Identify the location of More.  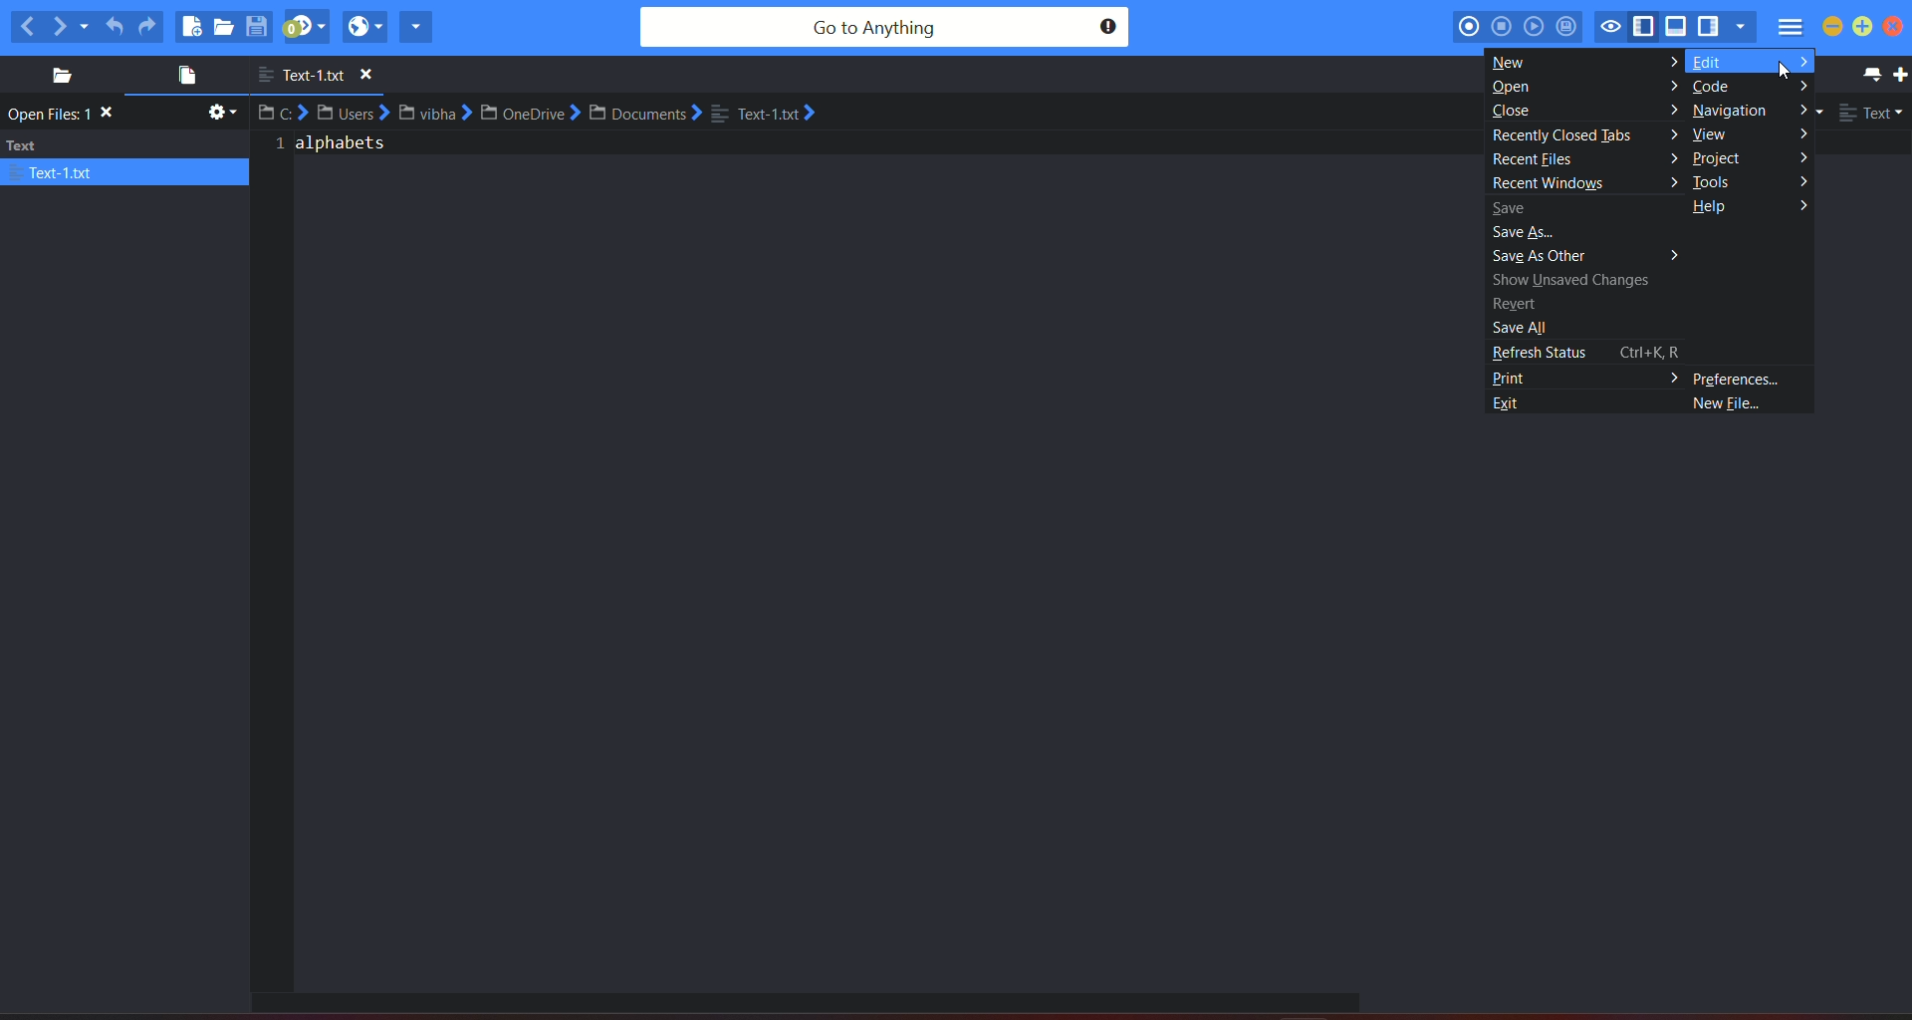
(1667, 61).